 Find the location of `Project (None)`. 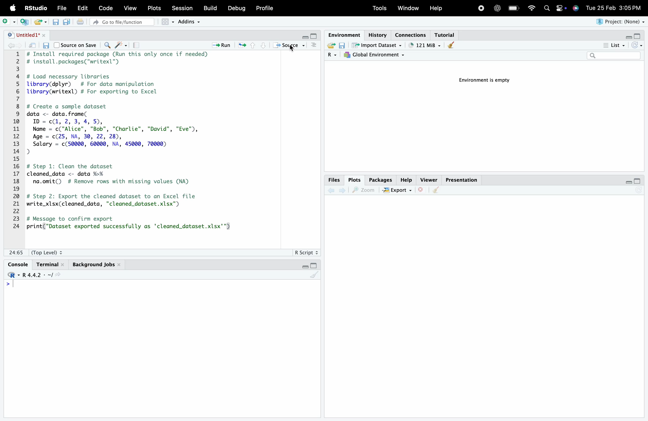

Project (None) is located at coordinates (621, 22).